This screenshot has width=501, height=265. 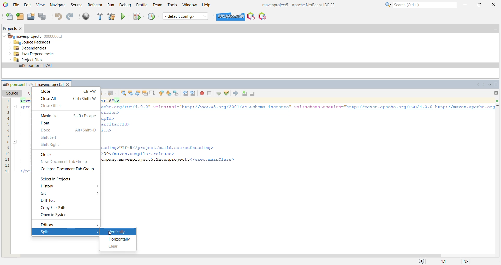 What do you see at coordinates (219, 94) in the screenshot?
I see `Check File` at bounding box center [219, 94].